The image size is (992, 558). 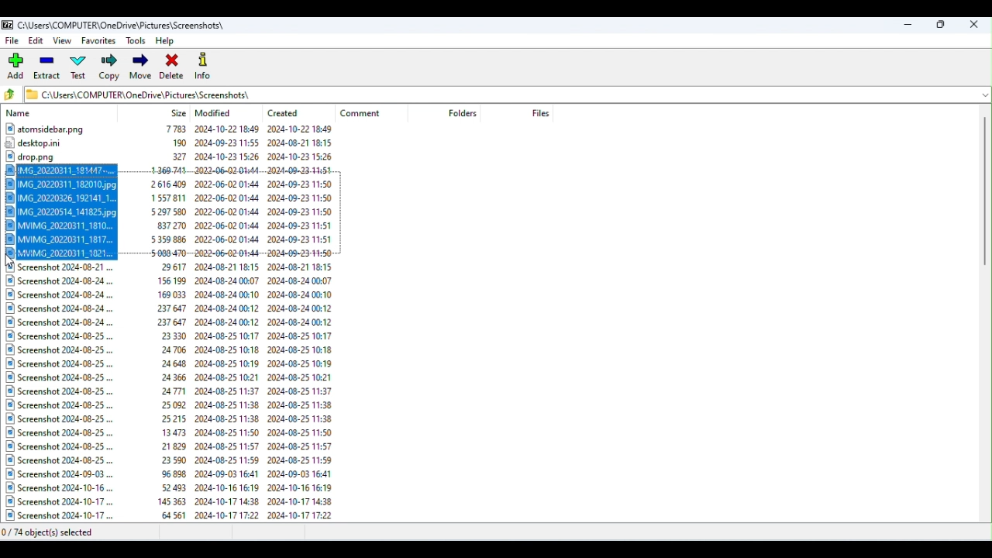 I want to click on Files, so click(x=176, y=142).